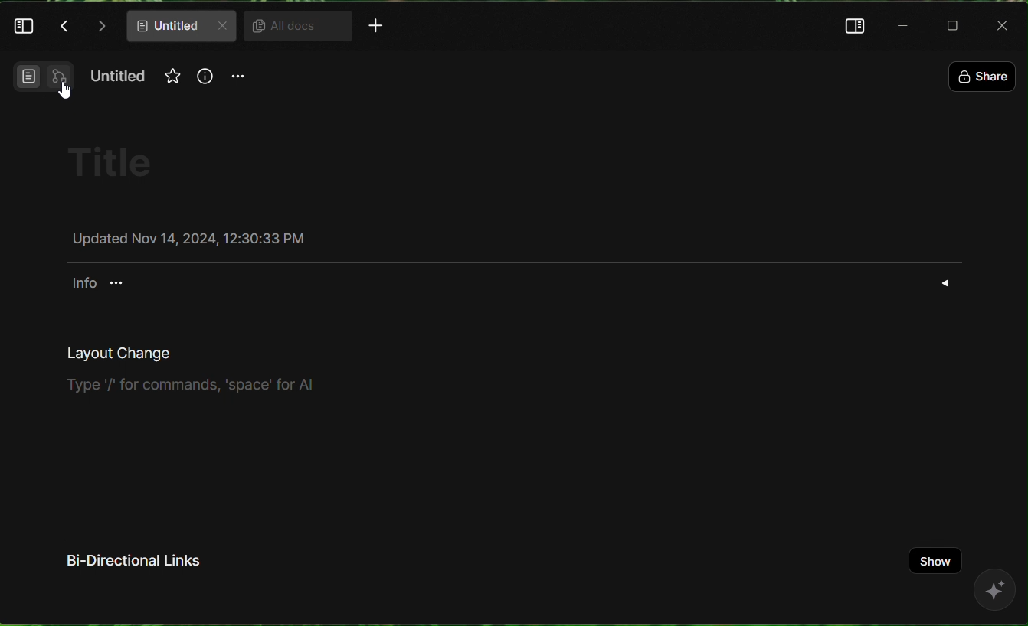 This screenshot has width=1028, height=626. What do you see at coordinates (194, 371) in the screenshot?
I see `layout change` at bounding box center [194, 371].